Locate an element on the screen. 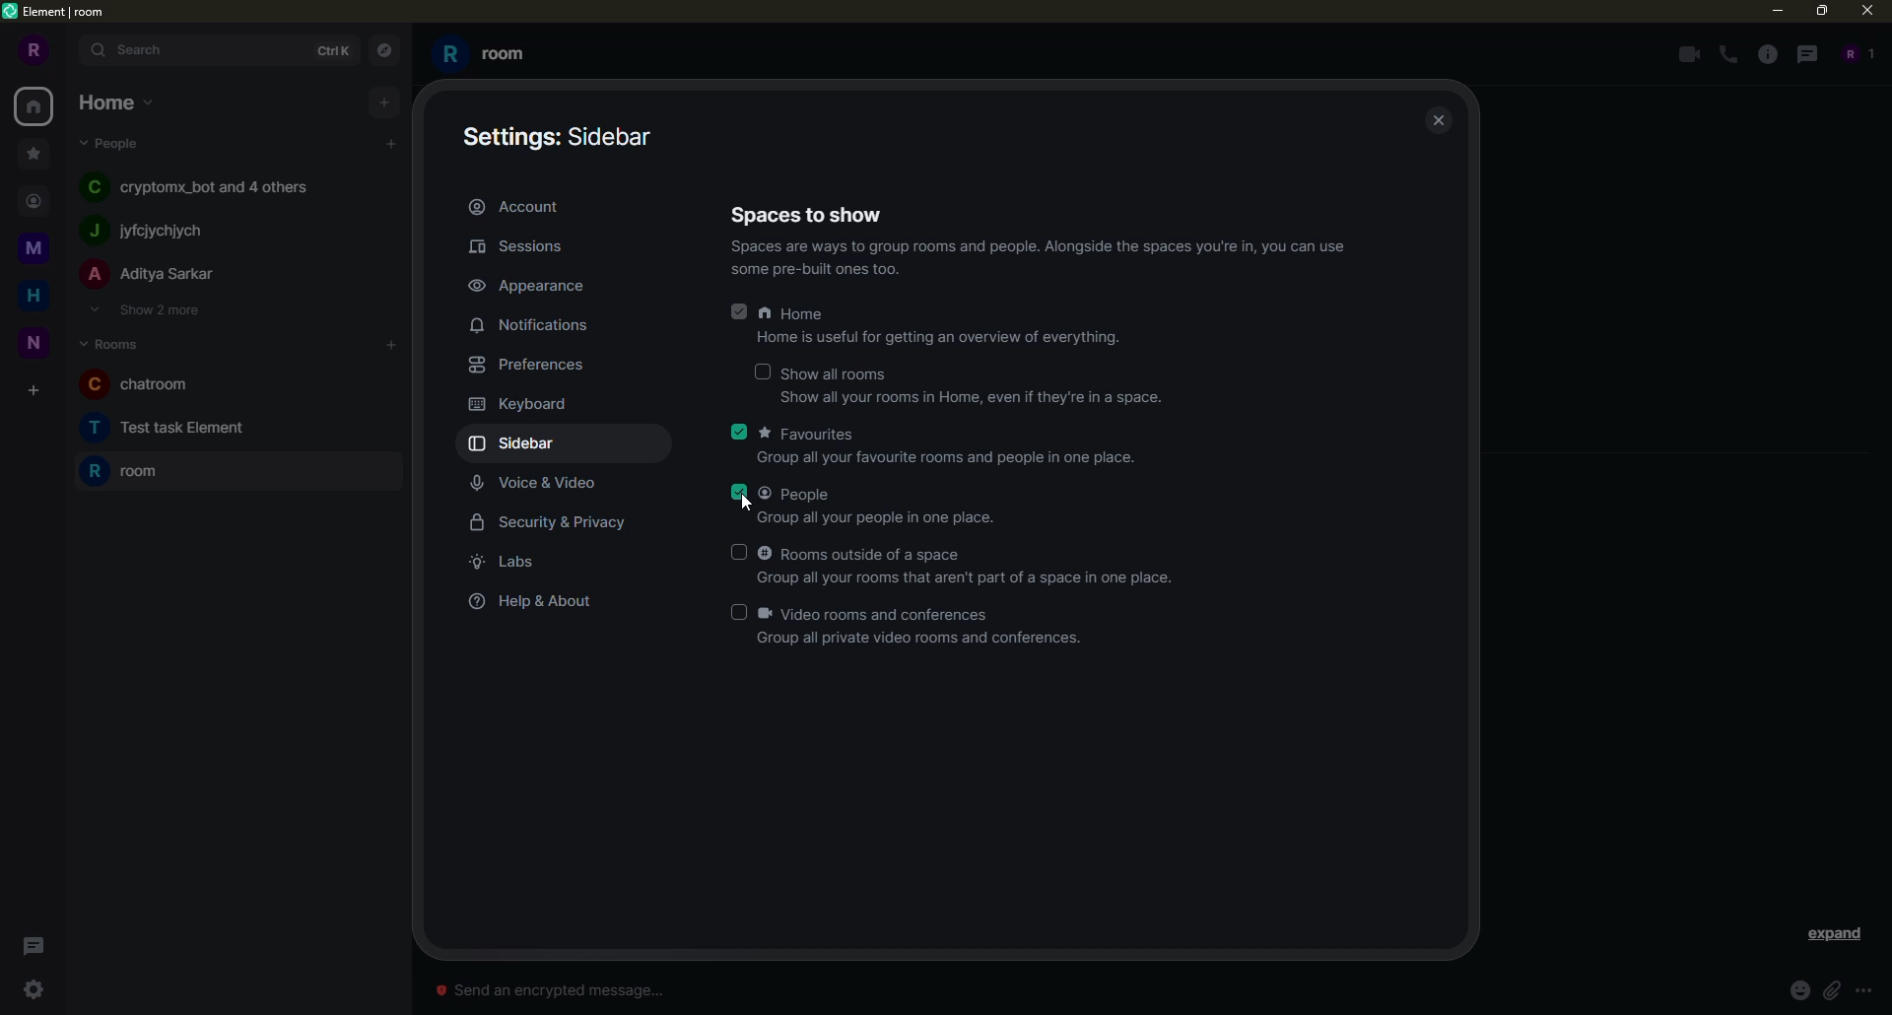  security & privacy is located at coordinates (552, 522).